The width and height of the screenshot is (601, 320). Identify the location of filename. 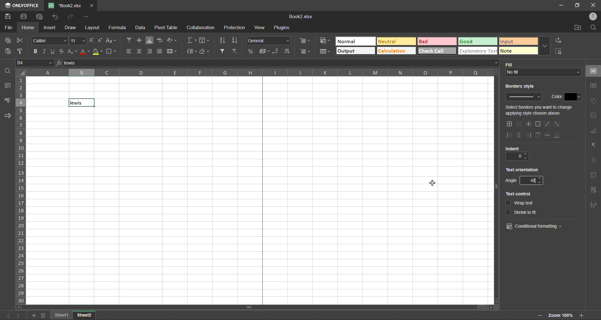
(65, 6).